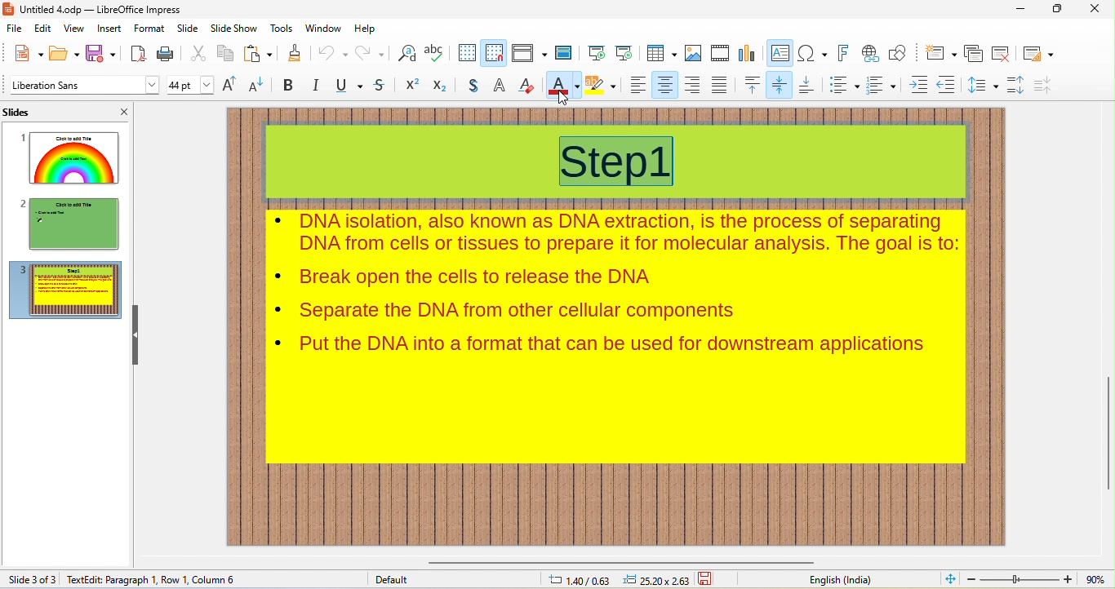 The image size is (1115, 589). Describe the element at coordinates (780, 55) in the screenshot. I see `text box` at that location.